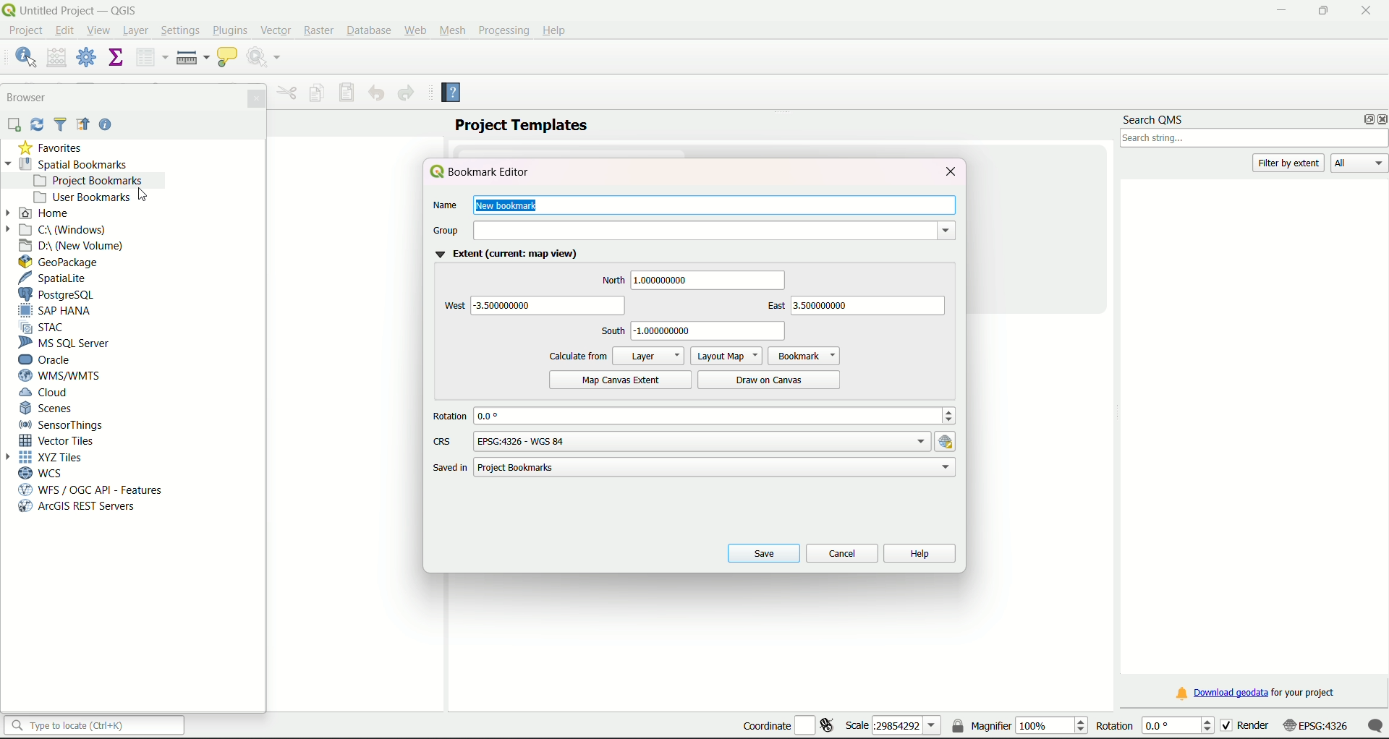 Image resolution: width=1389 pixels, height=739 pixels. Describe the element at coordinates (758, 380) in the screenshot. I see `Draw on canvas` at that location.